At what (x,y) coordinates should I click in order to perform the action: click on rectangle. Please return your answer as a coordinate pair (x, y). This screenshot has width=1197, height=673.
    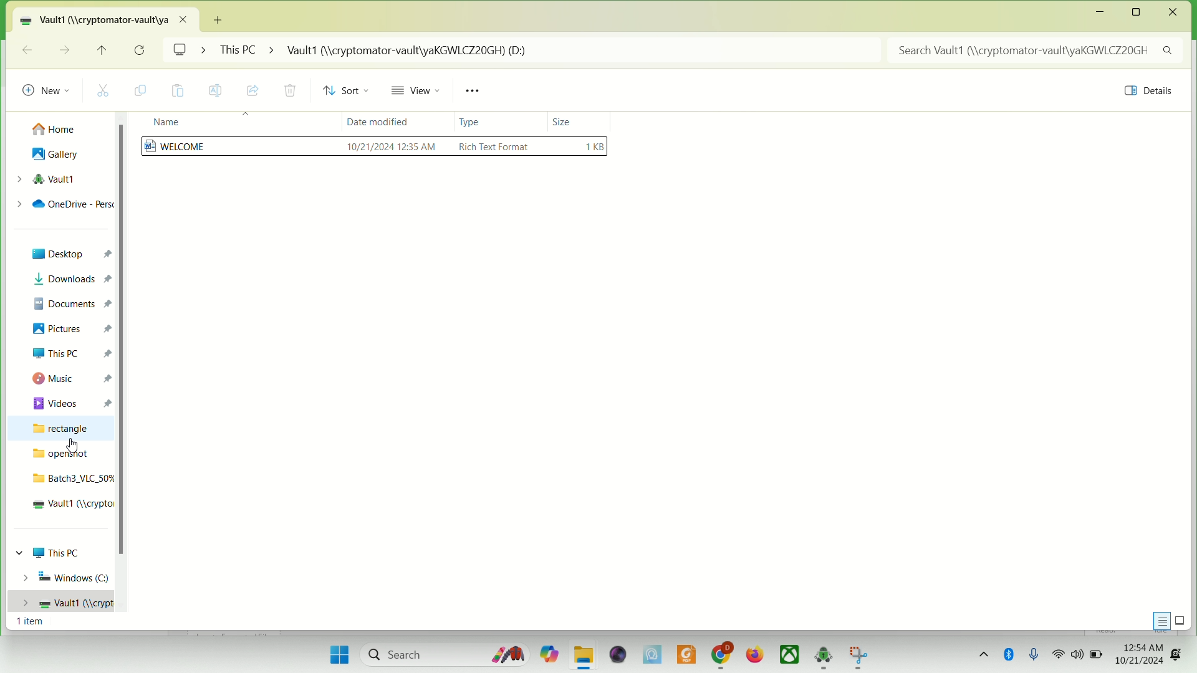
    Looking at the image, I should click on (65, 428).